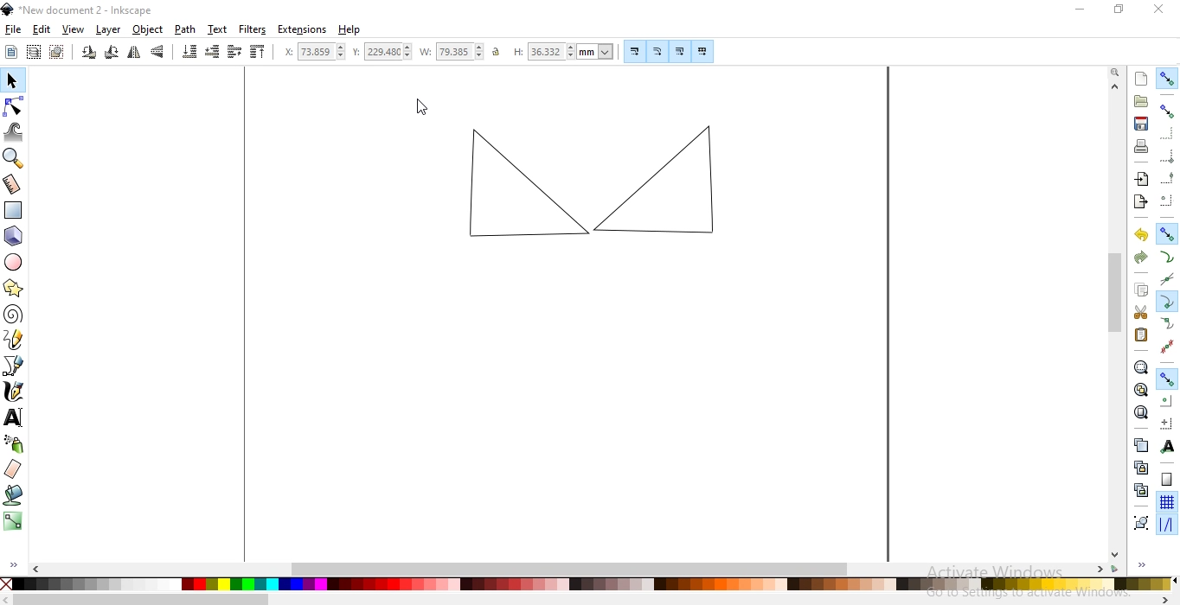  What do you see at coordinates (1168, 445) in the screenshot?
I see `snap text anchors and baselines` at bounding box center [1168, 445].